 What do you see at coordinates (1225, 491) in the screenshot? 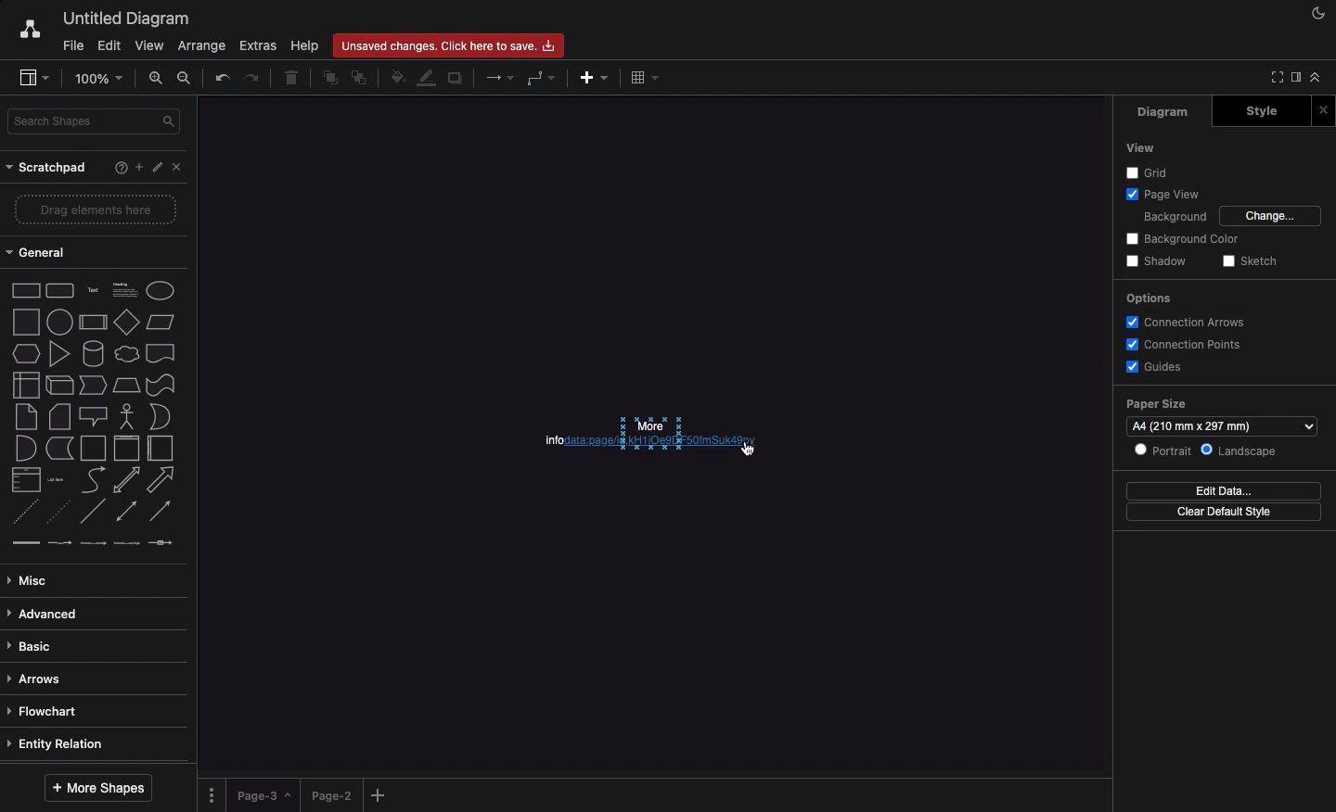
I see `Edit data` at bounding box center [1225, 491].